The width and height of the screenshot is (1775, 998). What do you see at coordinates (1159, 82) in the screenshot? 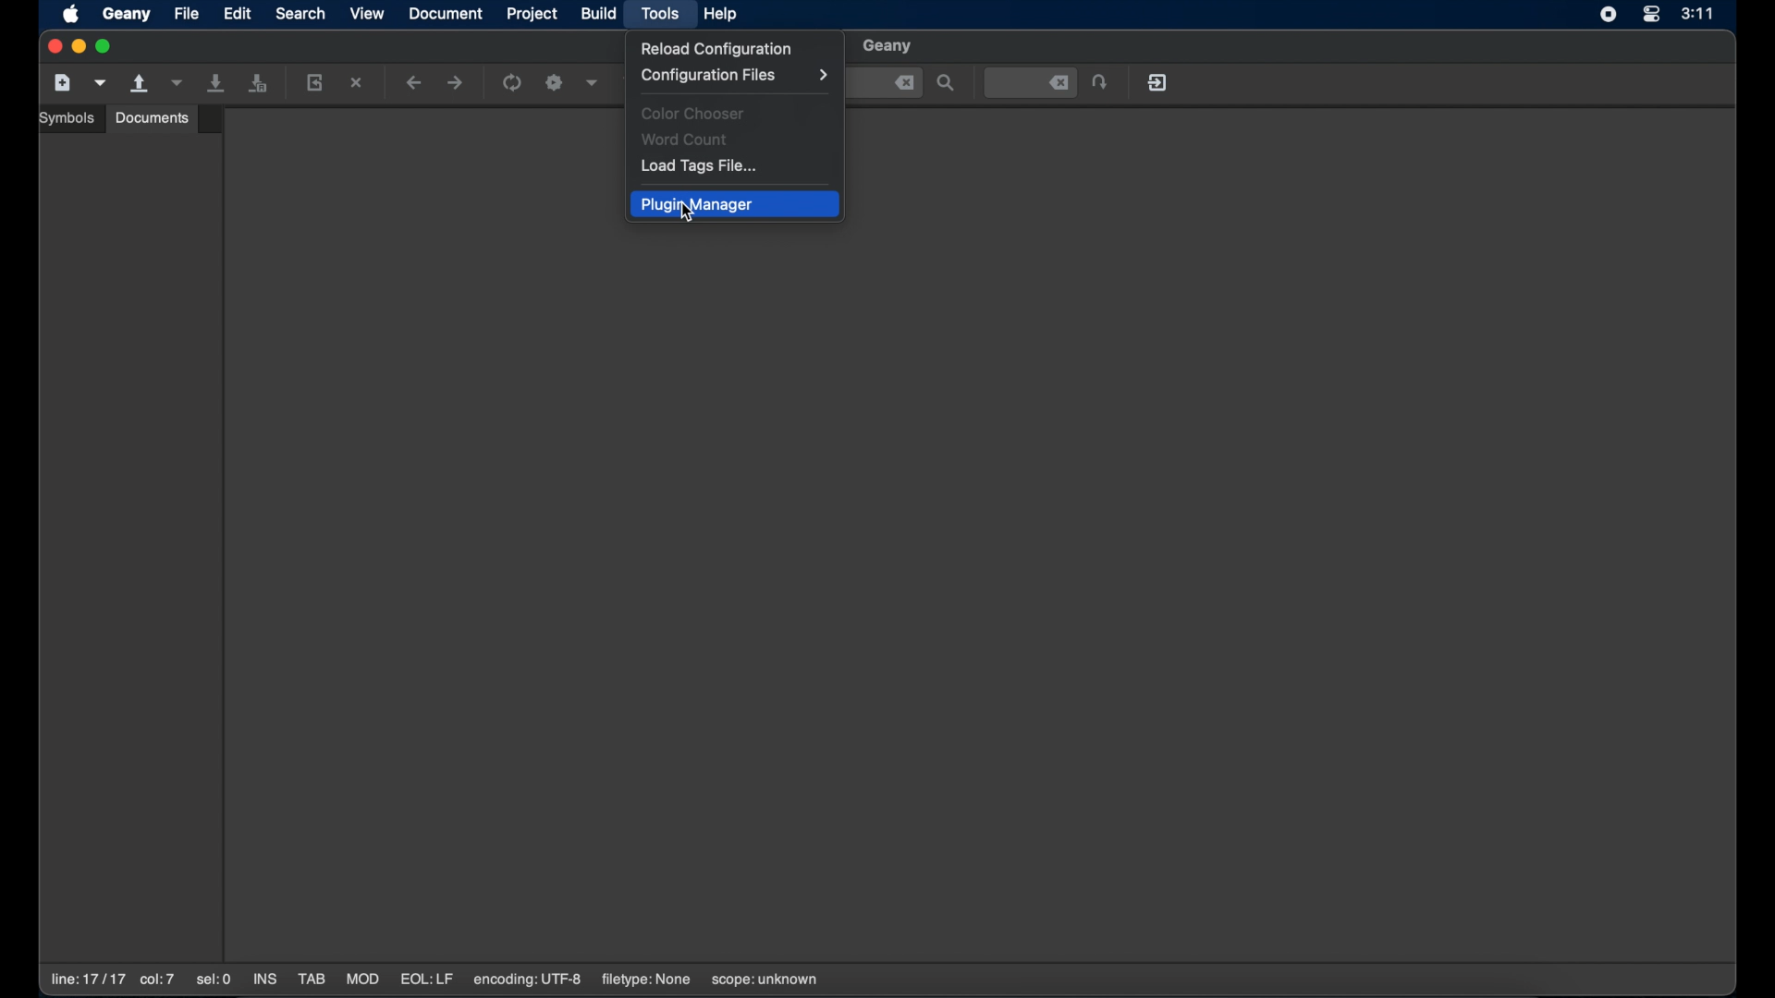
I see `quit geany` at bounding box center [1159, 82].